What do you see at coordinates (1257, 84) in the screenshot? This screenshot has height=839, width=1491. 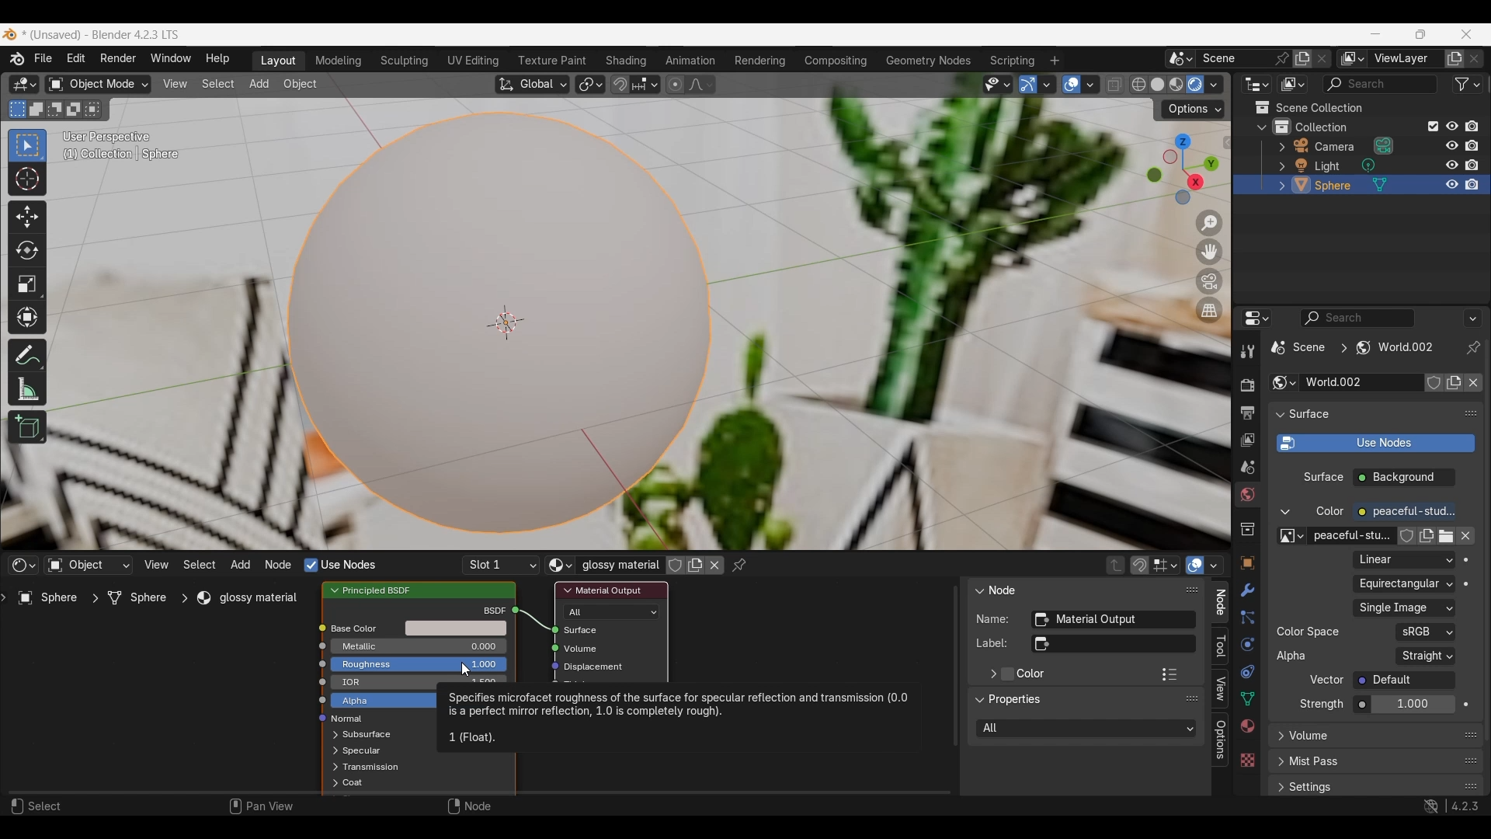 I see `Editor type` at bounding box center [1257, 84].